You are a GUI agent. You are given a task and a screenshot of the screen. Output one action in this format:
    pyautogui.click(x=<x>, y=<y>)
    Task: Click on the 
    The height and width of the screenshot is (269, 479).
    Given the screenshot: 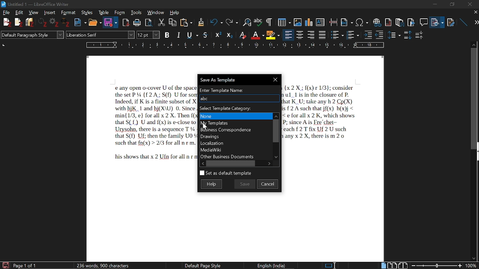 What is the action you would take?
    pyautogui.click(x=43, y=23)
    